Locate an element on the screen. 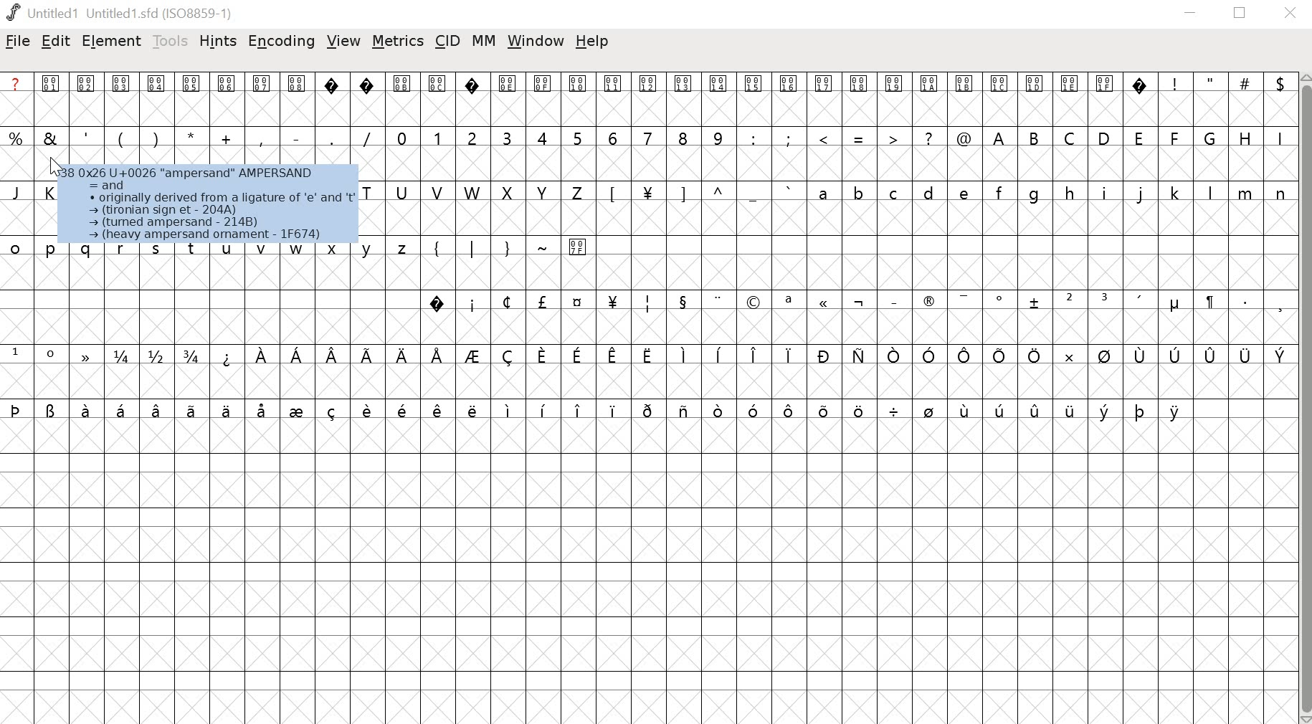 This screenshot has width=1312, height=724. symbol is located at coordinates (546, 303).